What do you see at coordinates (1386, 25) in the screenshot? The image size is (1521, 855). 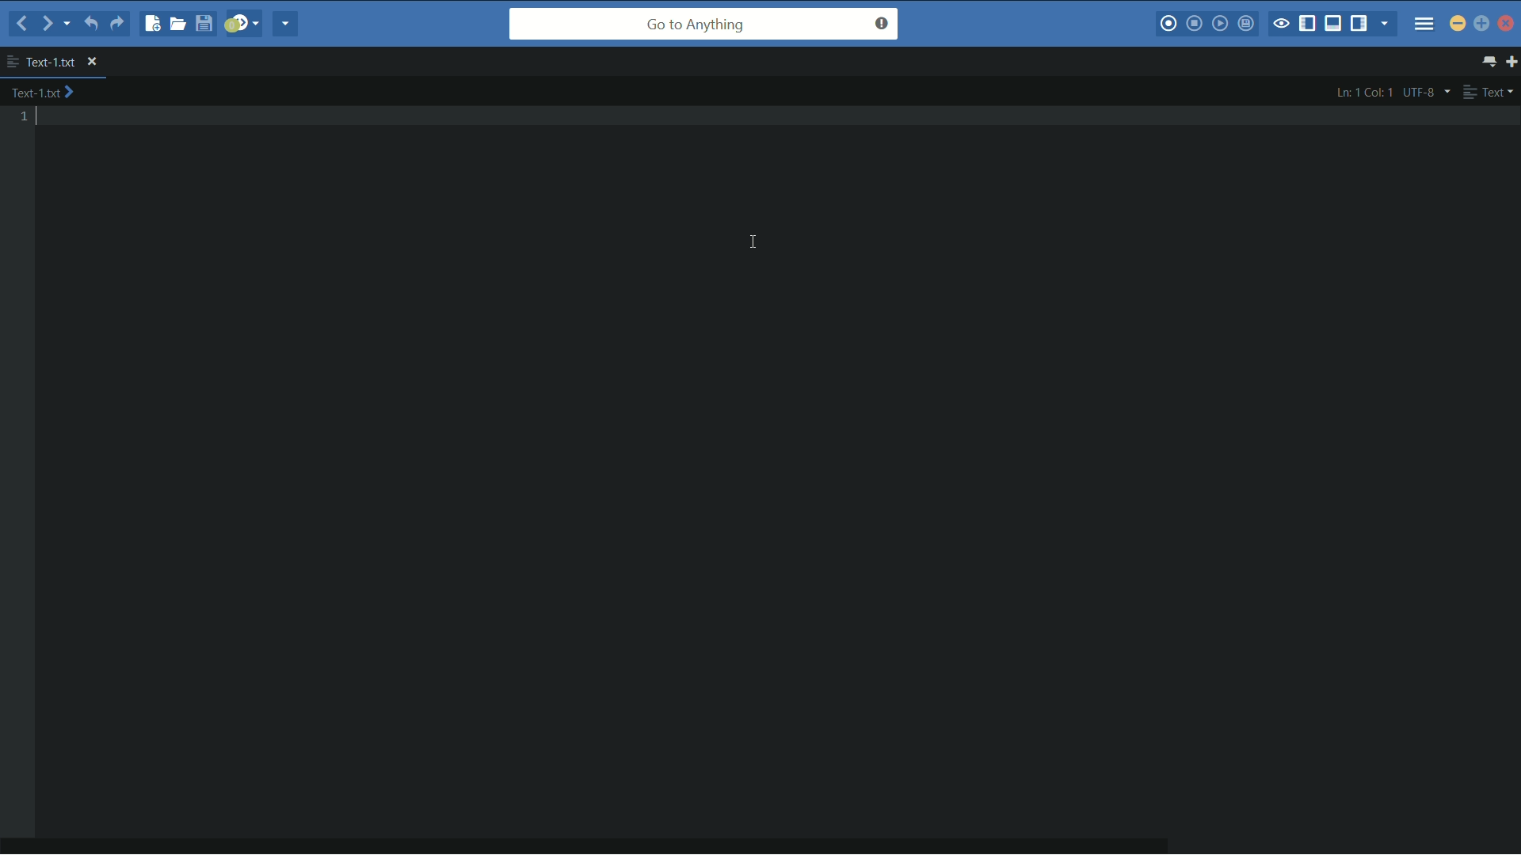 I see `show specific sidebar/tabs` at bounding box center [1386, 25].